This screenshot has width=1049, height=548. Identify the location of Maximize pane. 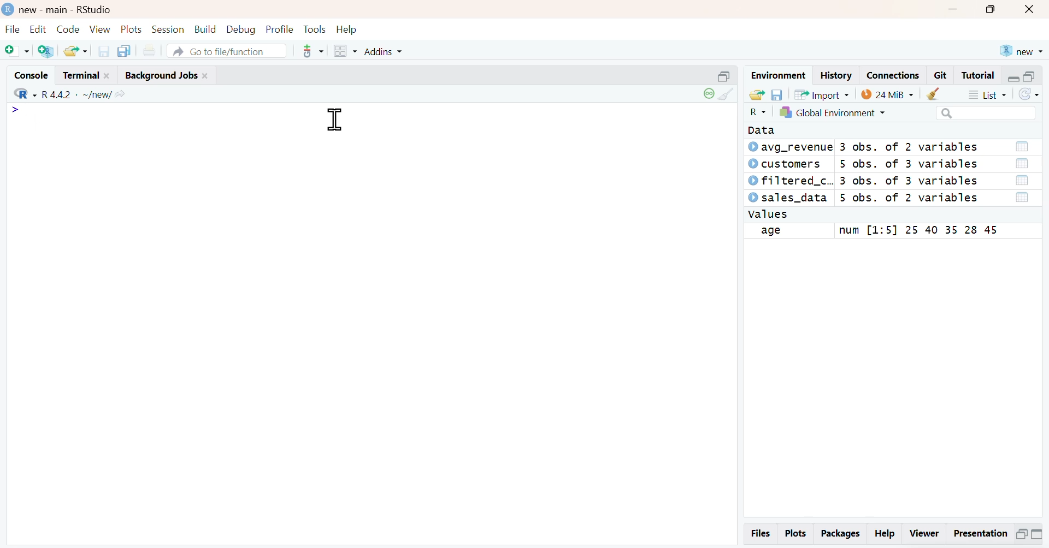
(1037, 535).